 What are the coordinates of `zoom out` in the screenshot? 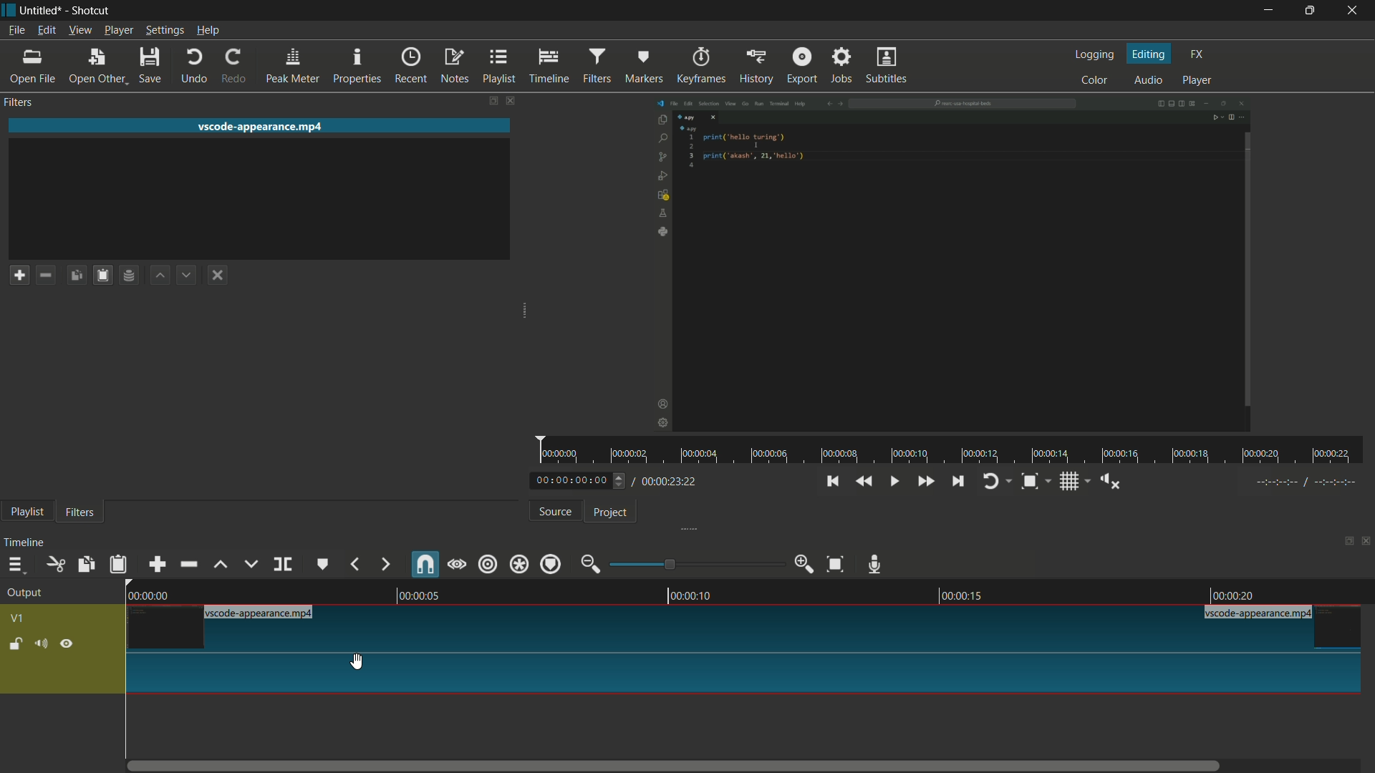 It's located at (590, 563).